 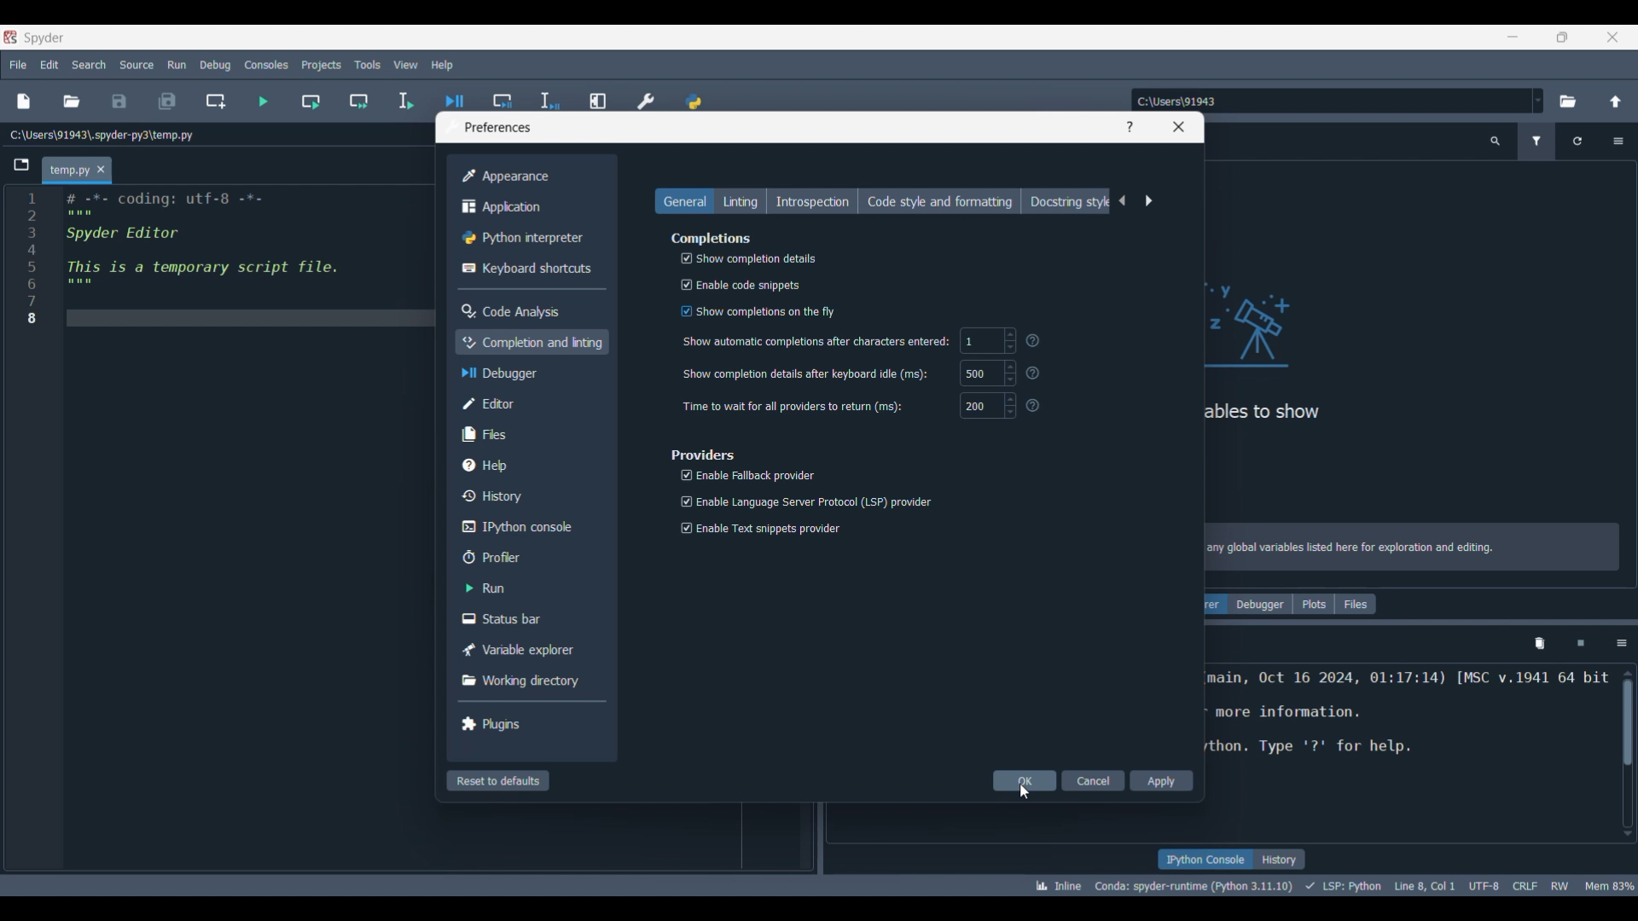 What do you see at coordinates (712, 238) in the screenshot?
I see `Section title` at bounding box center [712, 238].